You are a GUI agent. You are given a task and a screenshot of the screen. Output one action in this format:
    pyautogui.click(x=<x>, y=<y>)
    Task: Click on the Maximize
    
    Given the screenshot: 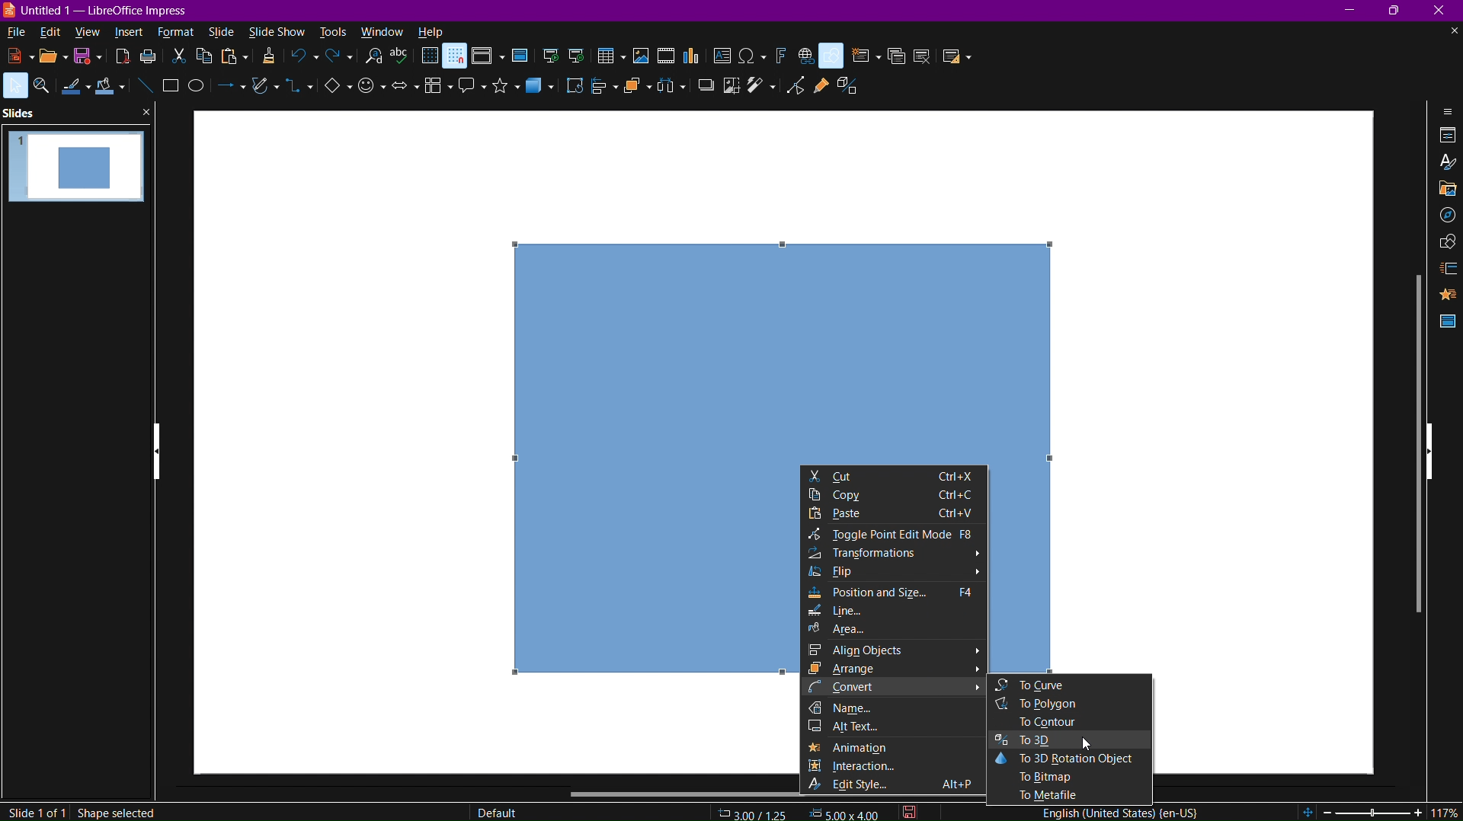 What is the action you would take?
    pyautogui.click(x=1400, y=11)
    